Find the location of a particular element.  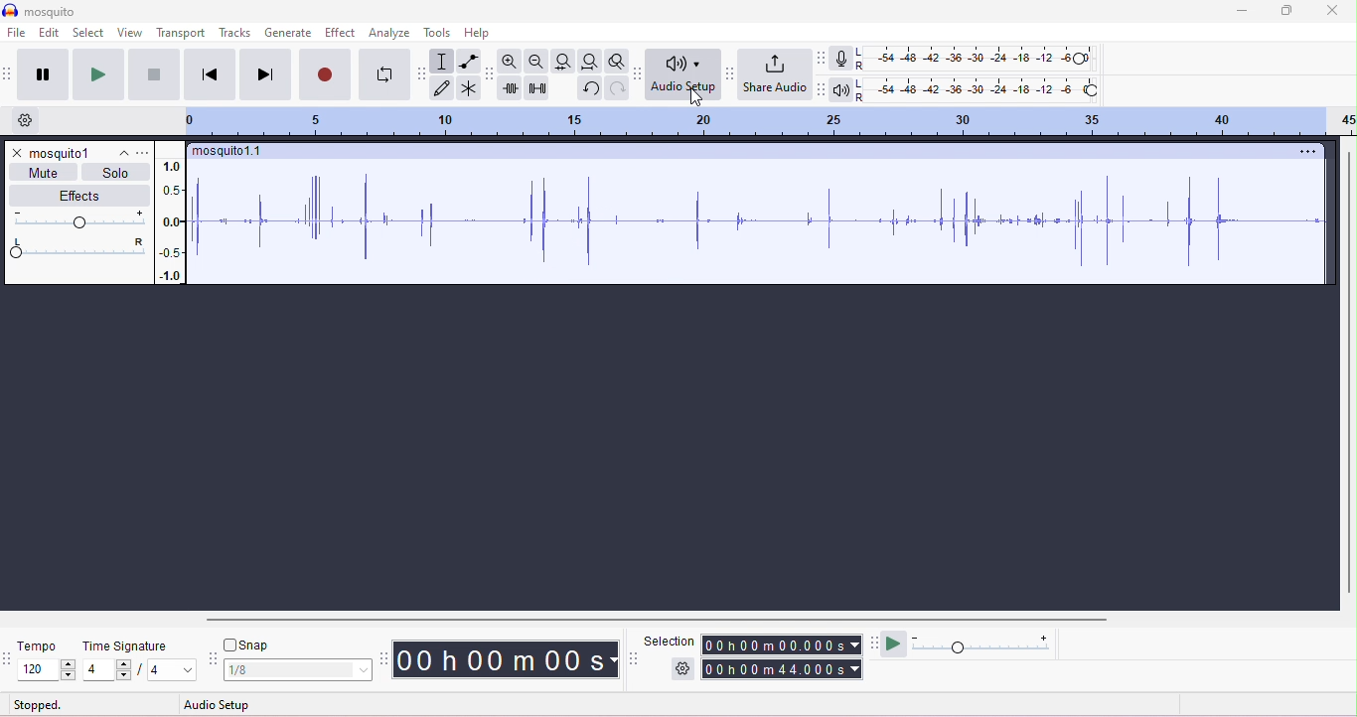

play at speed tool bar is located at coordinates (877, 642).